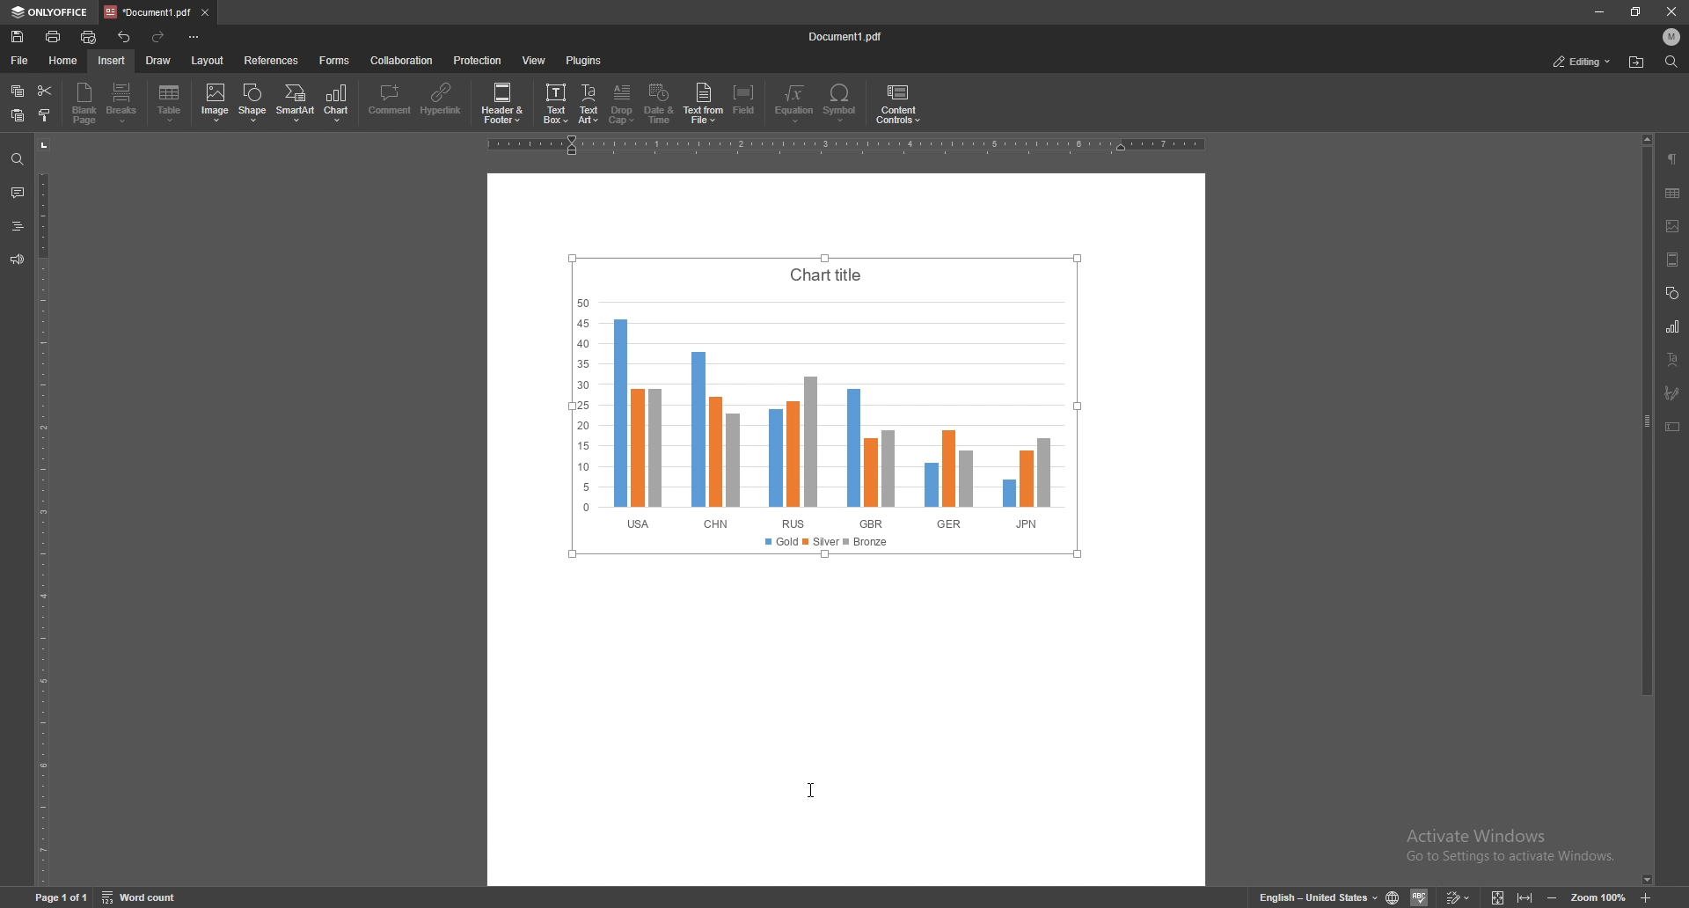 The image size is (1689, 908). Describe the element at coordinates (842, 104) in the screenshot. I see `symbol` at that location.